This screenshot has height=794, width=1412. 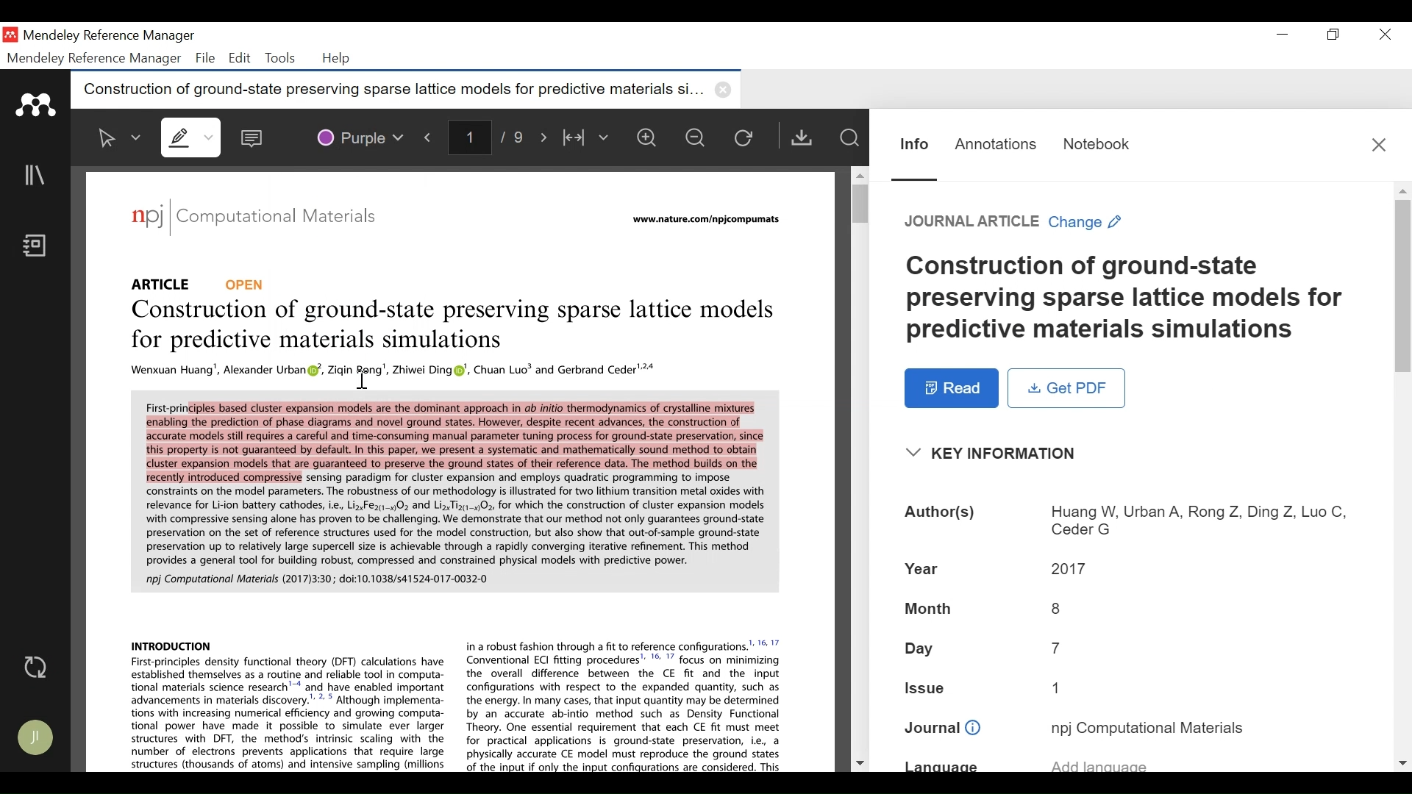 What do you see at coordinates (341, 59) in the screenshot?
I see `Help` at bounding box center [341, 59].